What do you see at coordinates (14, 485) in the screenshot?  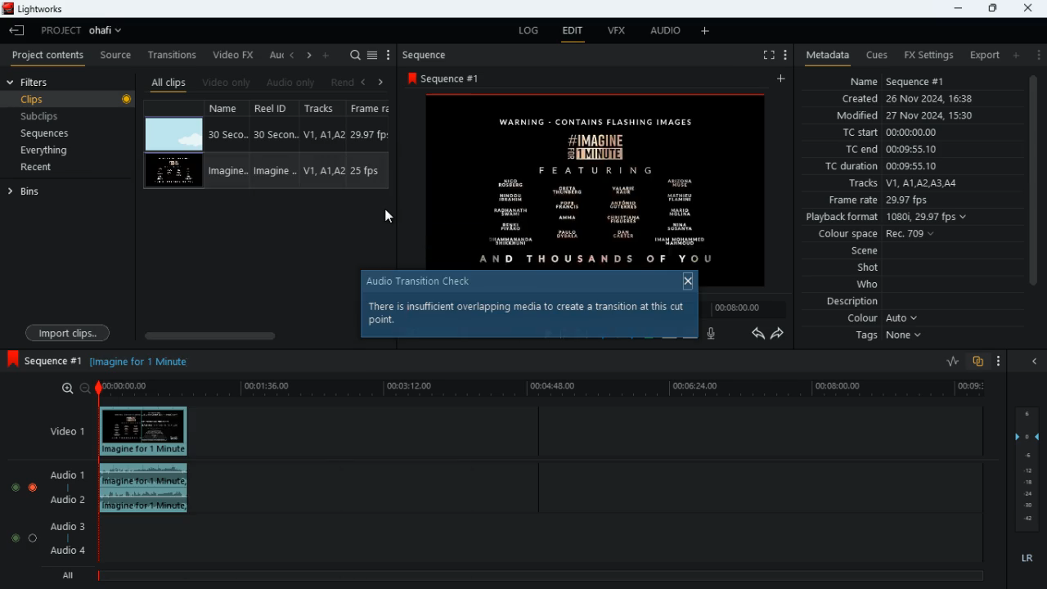 I see `toggle` at bounding box center [14, 485].